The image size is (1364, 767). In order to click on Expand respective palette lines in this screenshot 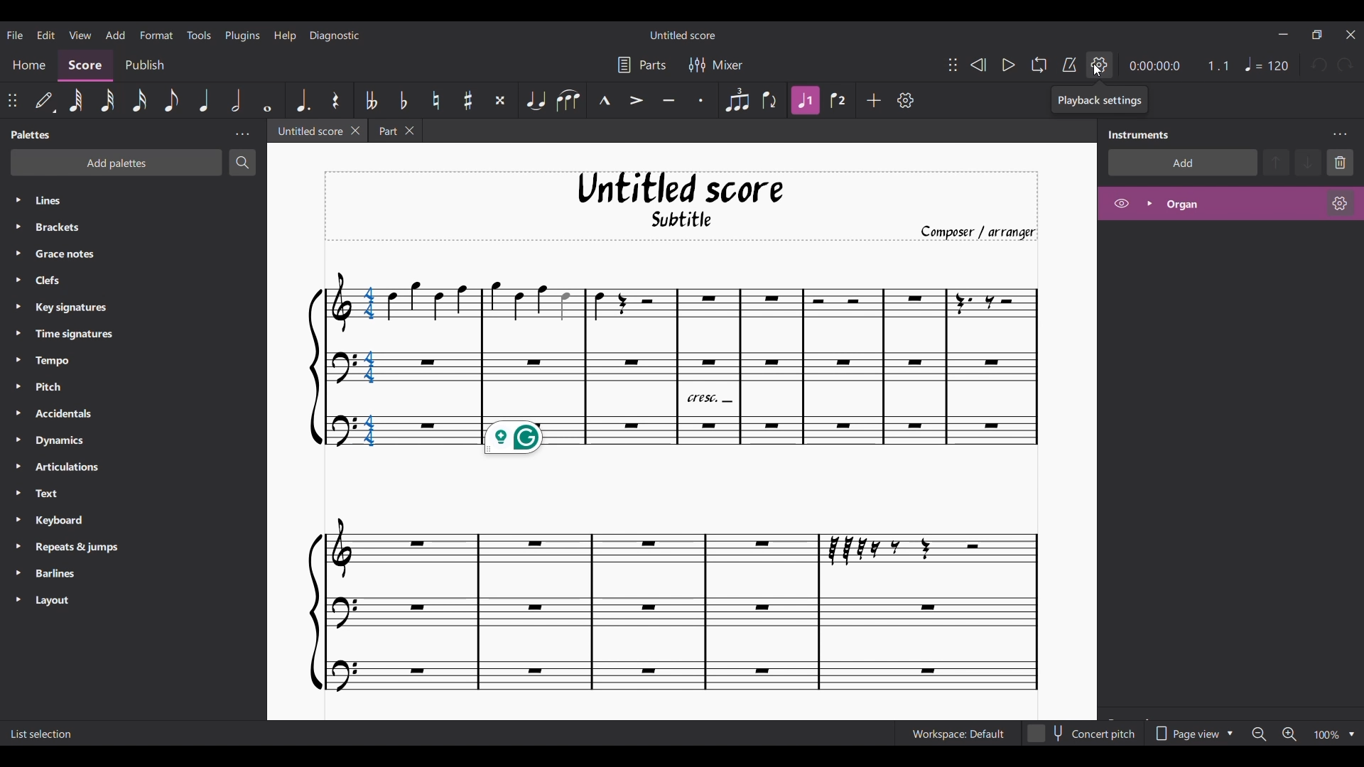, I will do `click(17, 400)`.